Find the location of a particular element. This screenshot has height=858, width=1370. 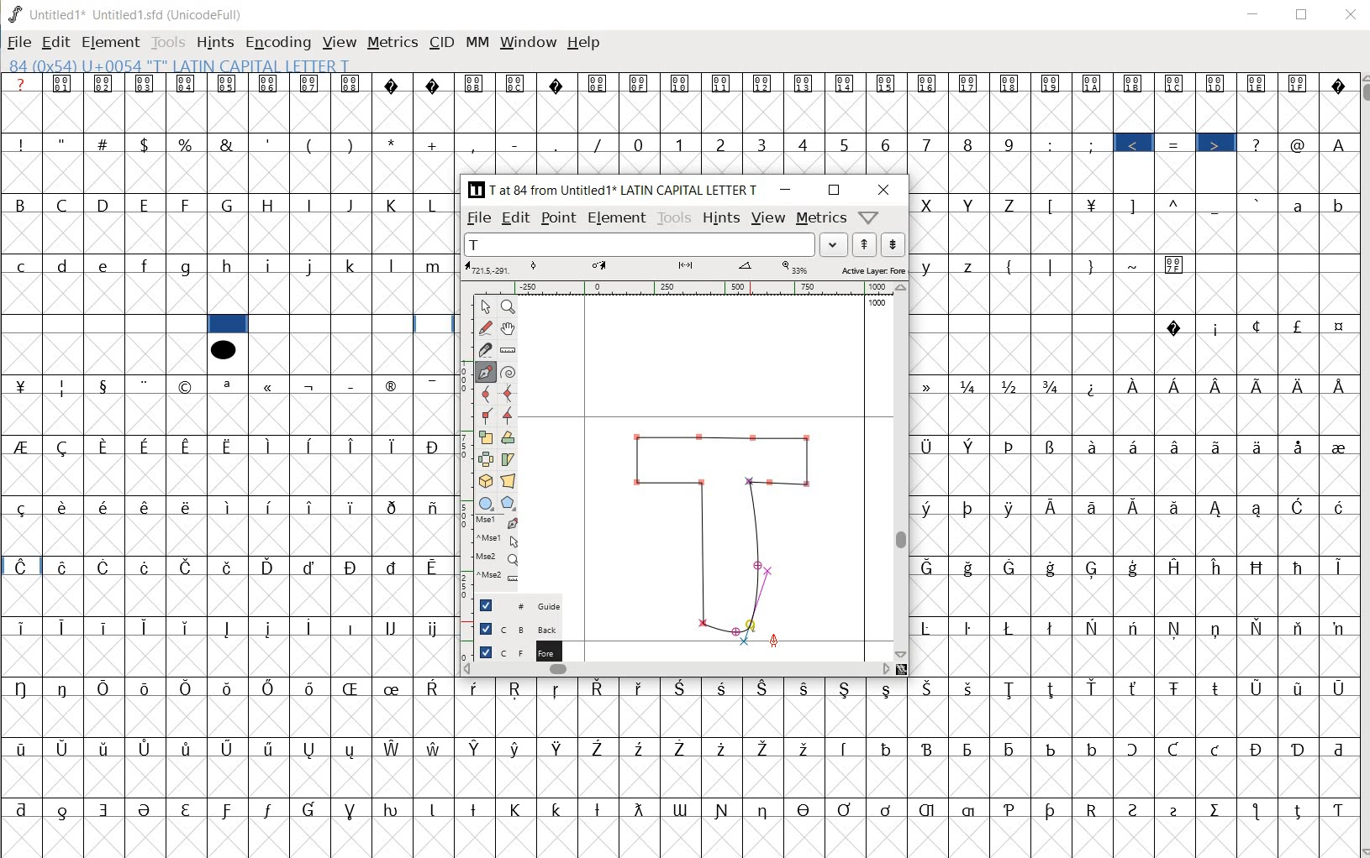

metrics is located at coordinates (392, 46).